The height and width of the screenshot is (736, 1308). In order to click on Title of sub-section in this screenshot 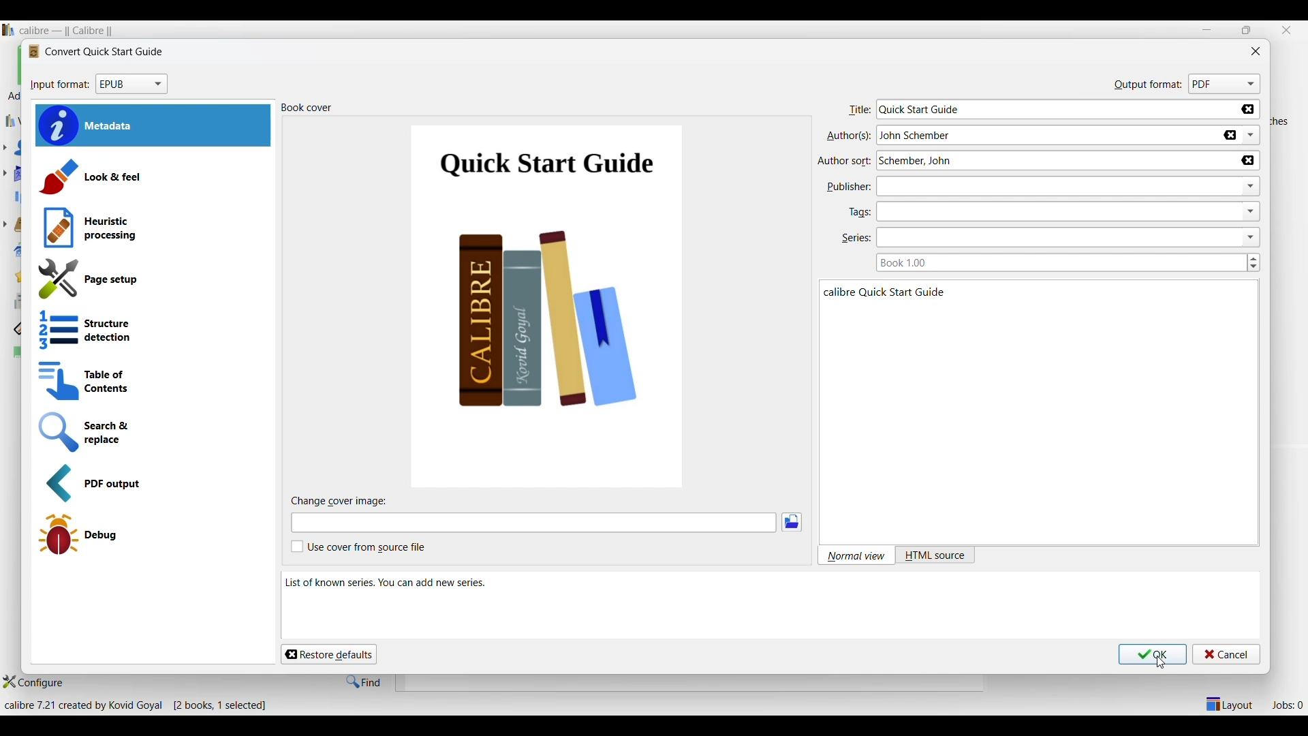, I will do `click(341, 501)`.